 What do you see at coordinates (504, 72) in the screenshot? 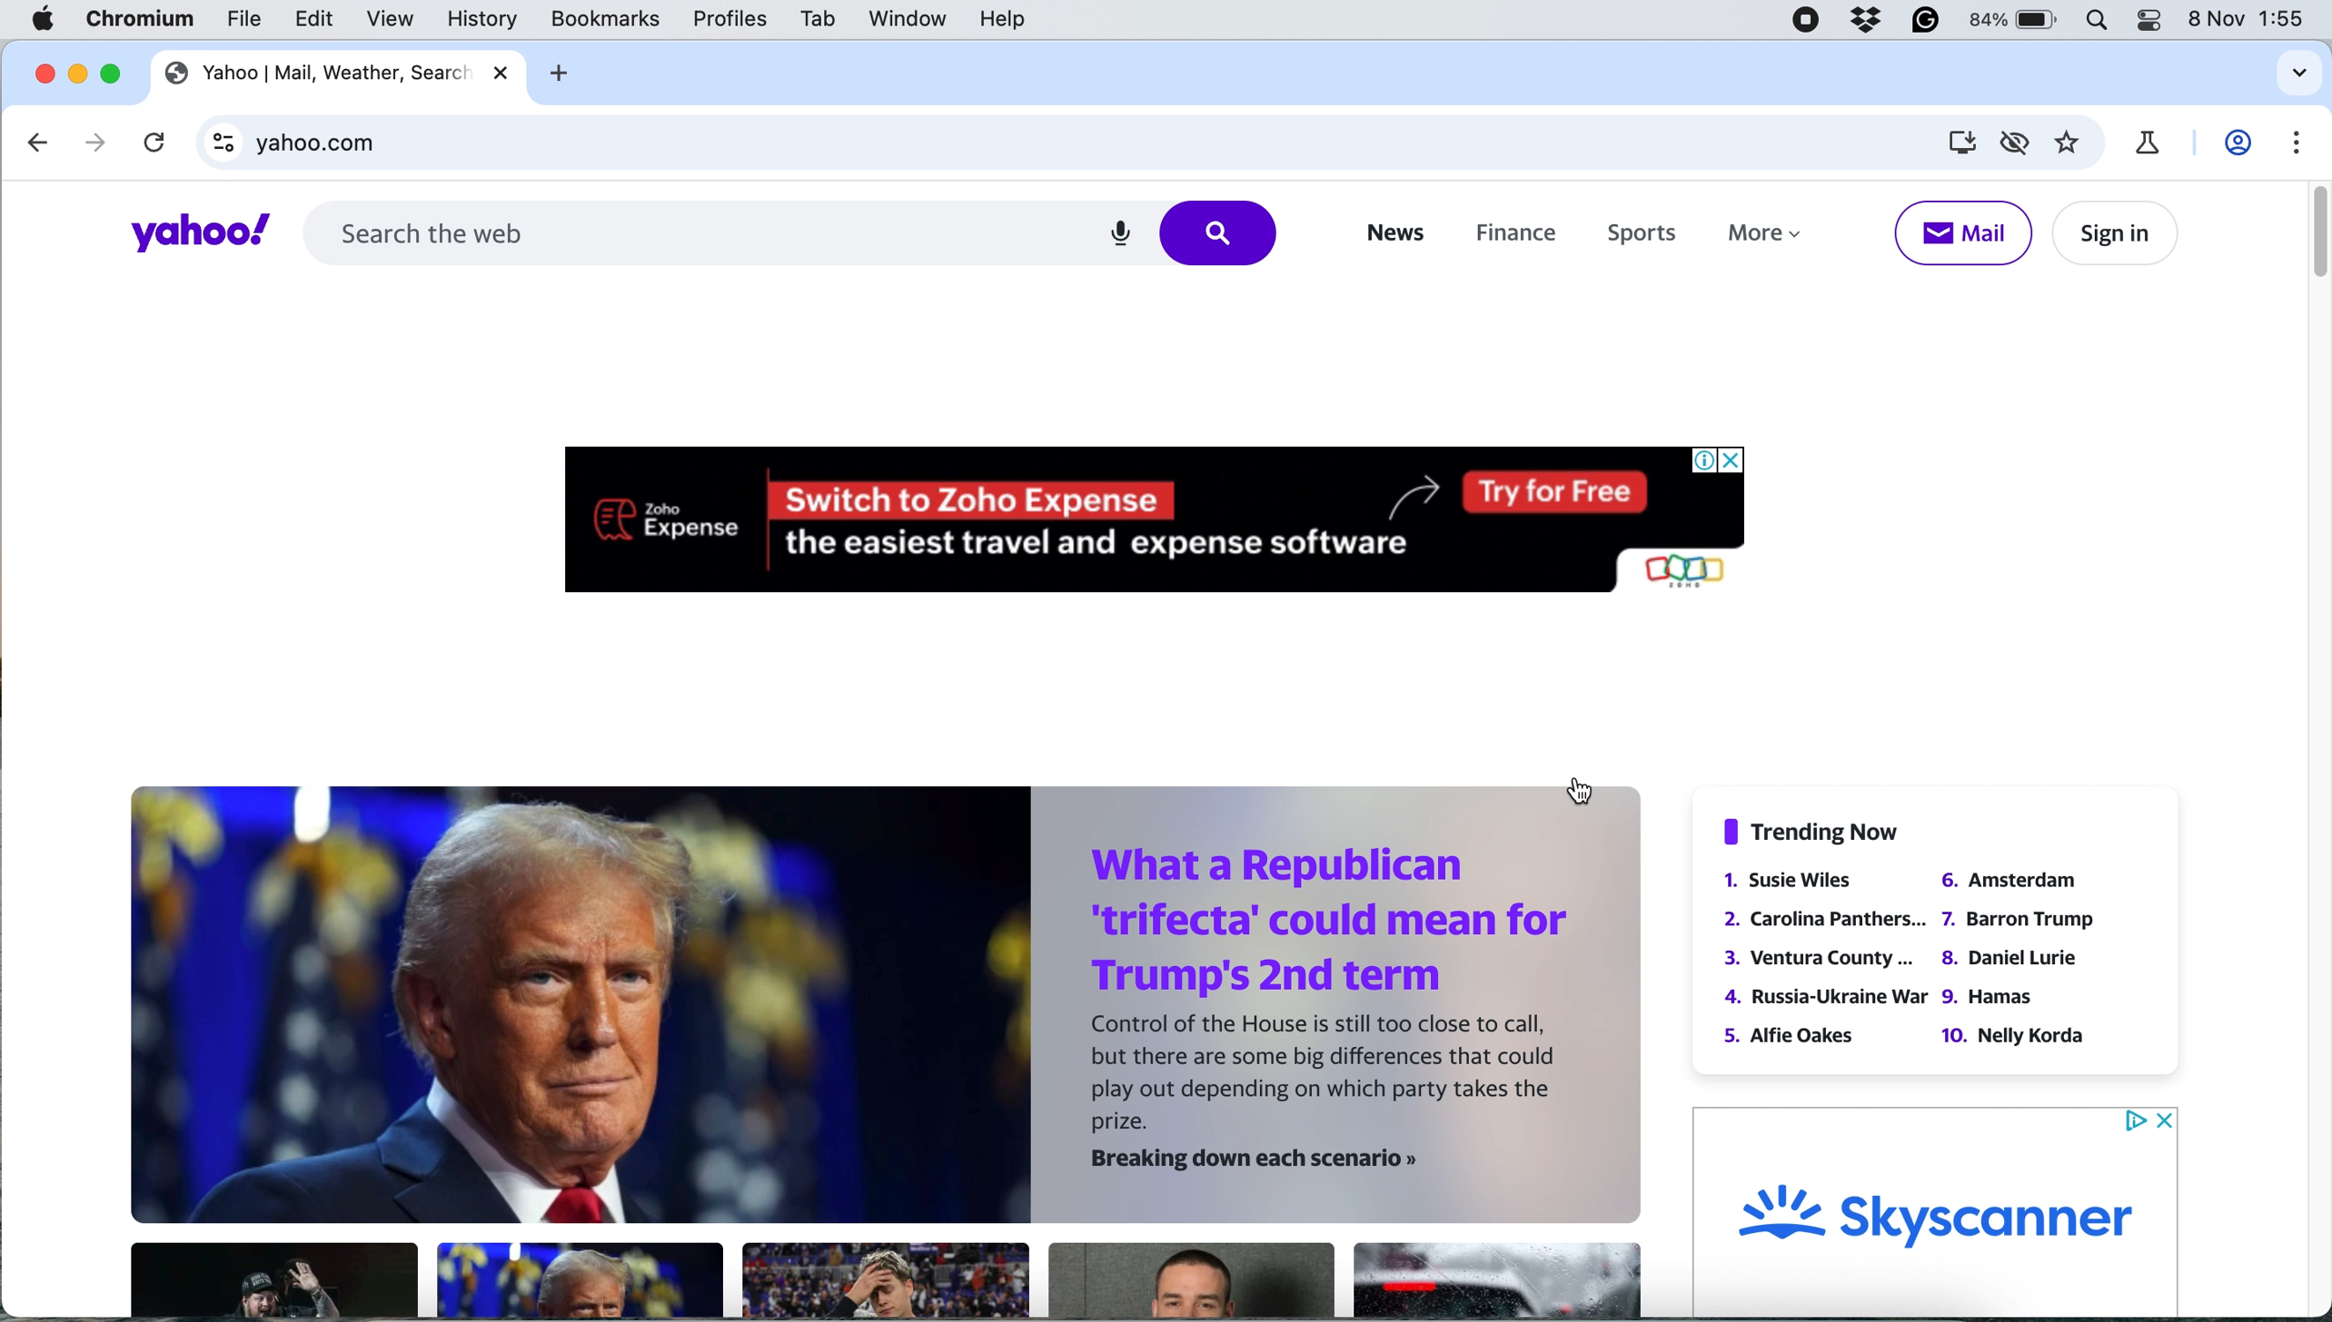
I see `close` at bounding box center [504, 72].